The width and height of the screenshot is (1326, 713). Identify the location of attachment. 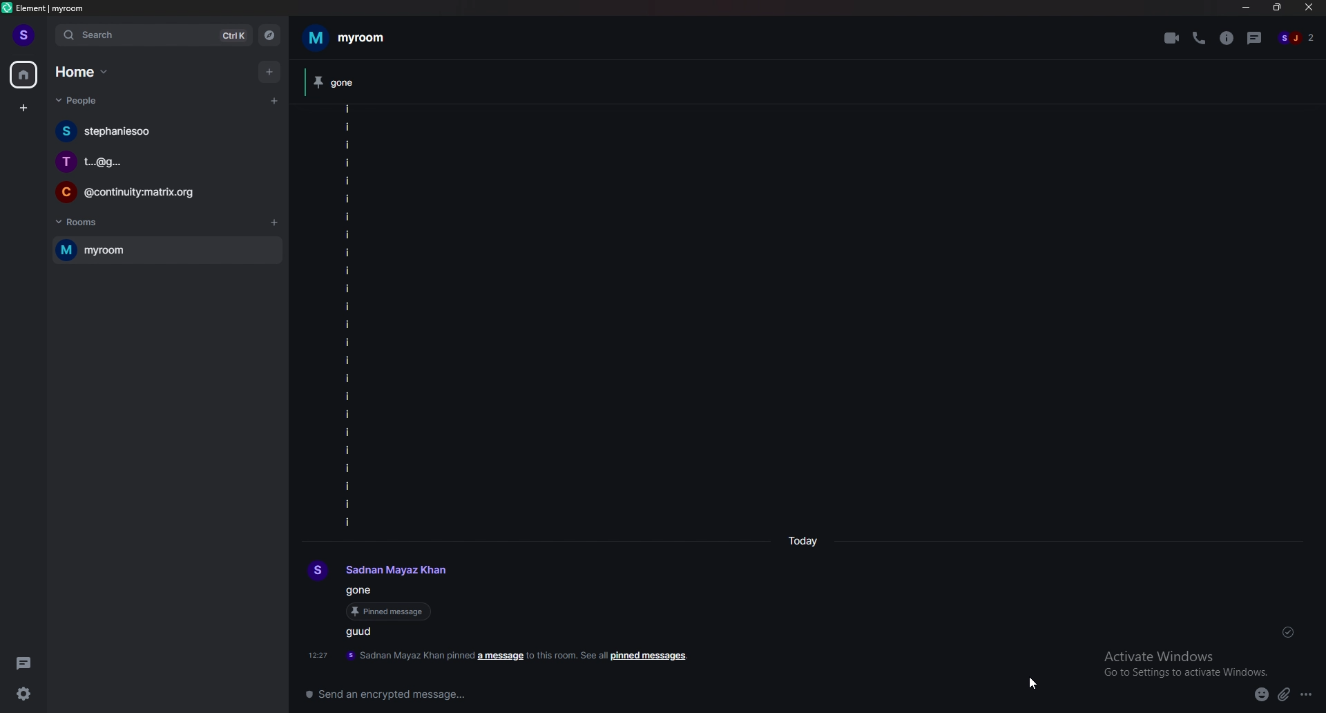
(1285, 694).